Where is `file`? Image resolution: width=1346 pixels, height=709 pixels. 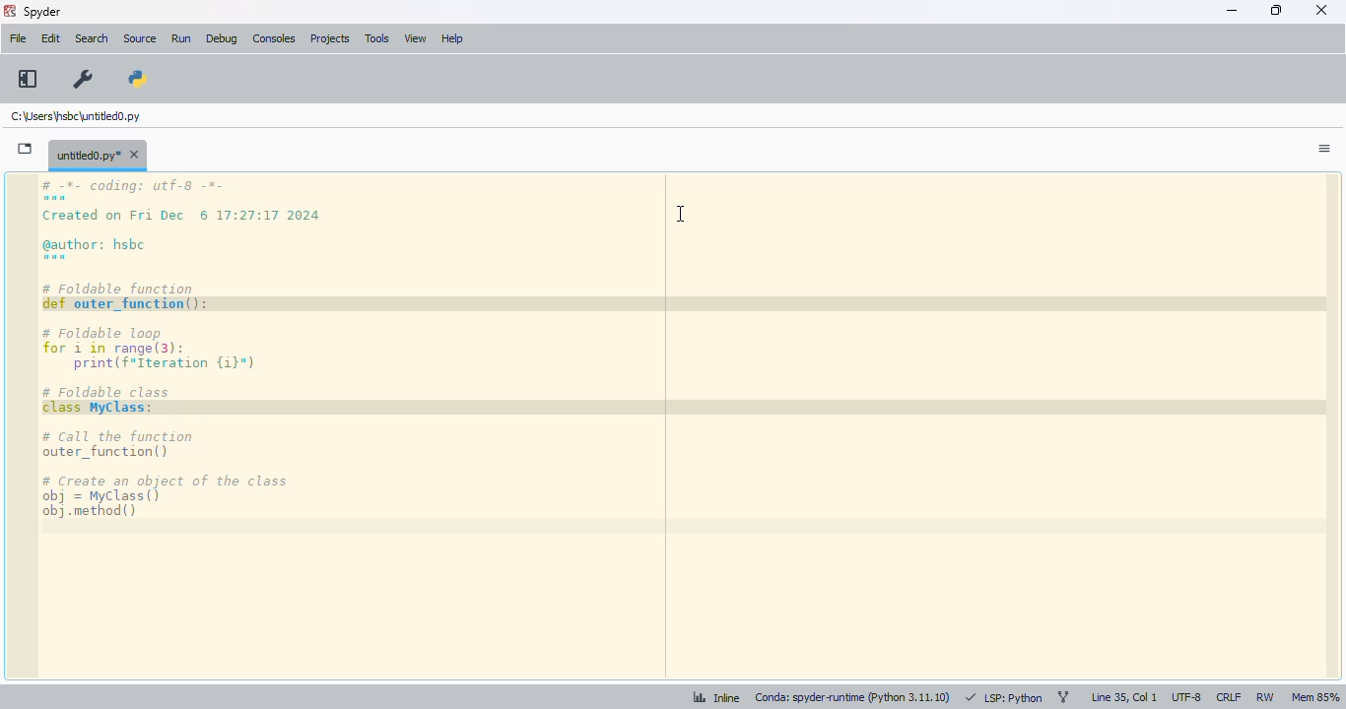 file is located at coordinates (19, 37).